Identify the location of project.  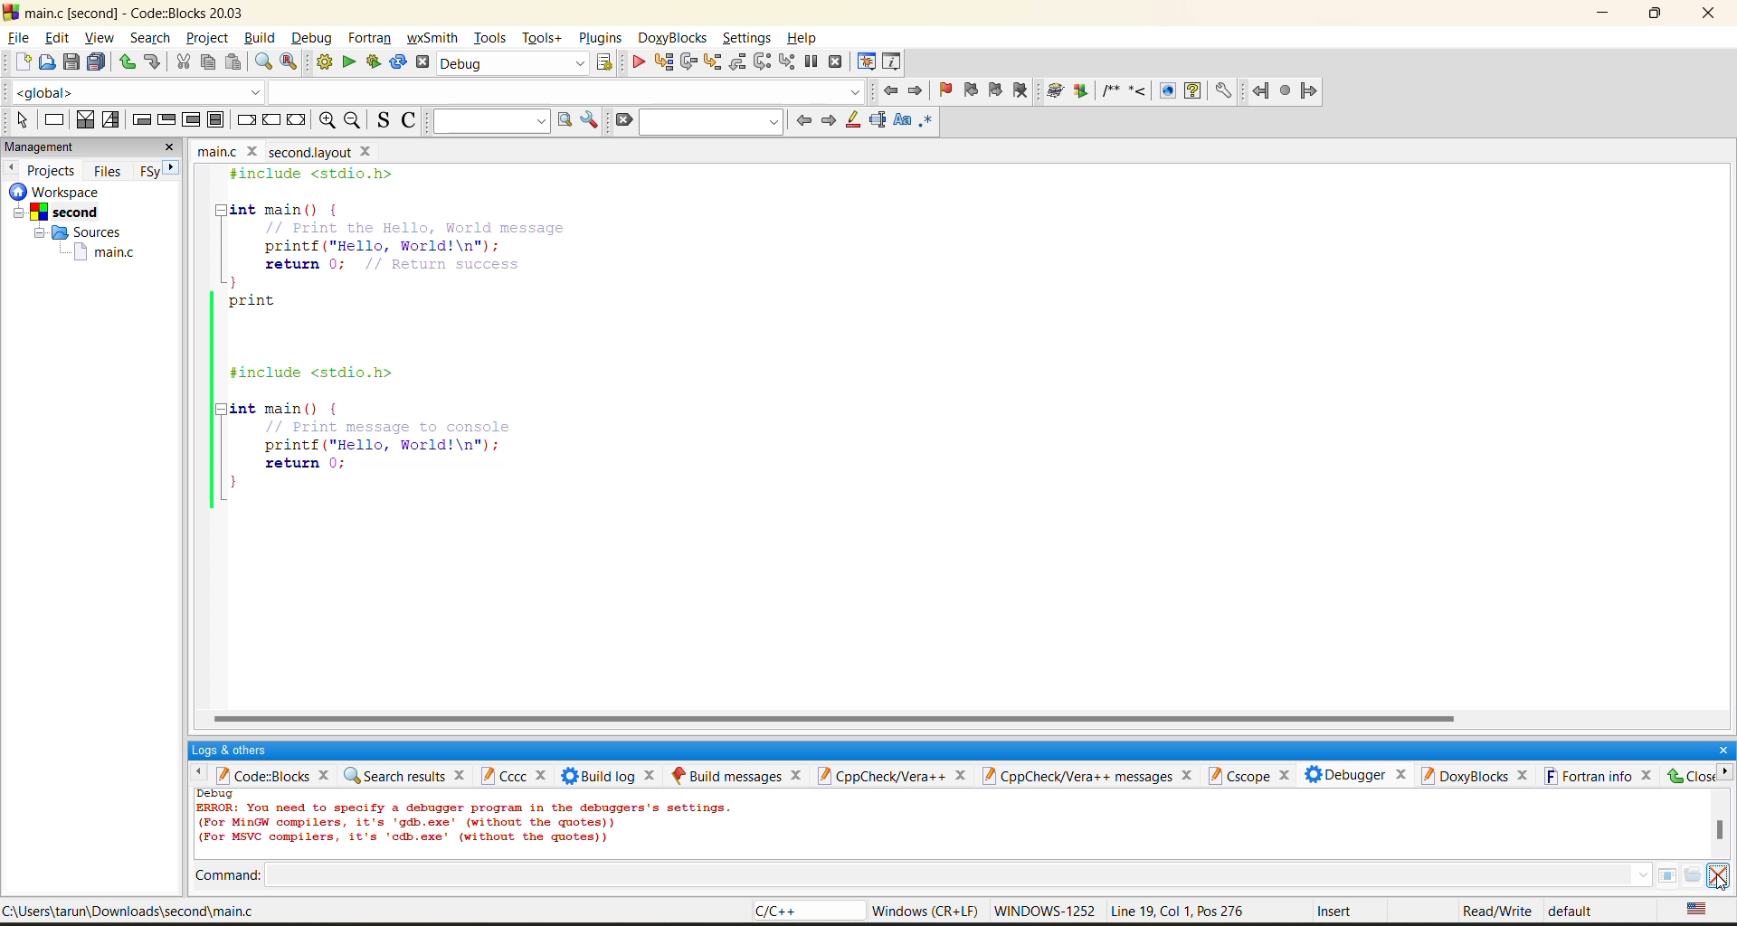
(209, 38).